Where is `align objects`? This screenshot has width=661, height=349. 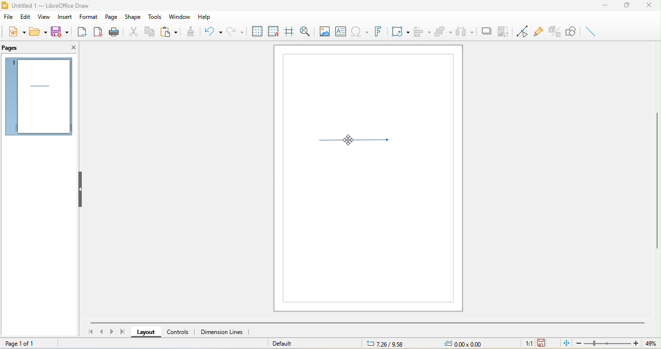 align objects is located at coordinates (423, 32).